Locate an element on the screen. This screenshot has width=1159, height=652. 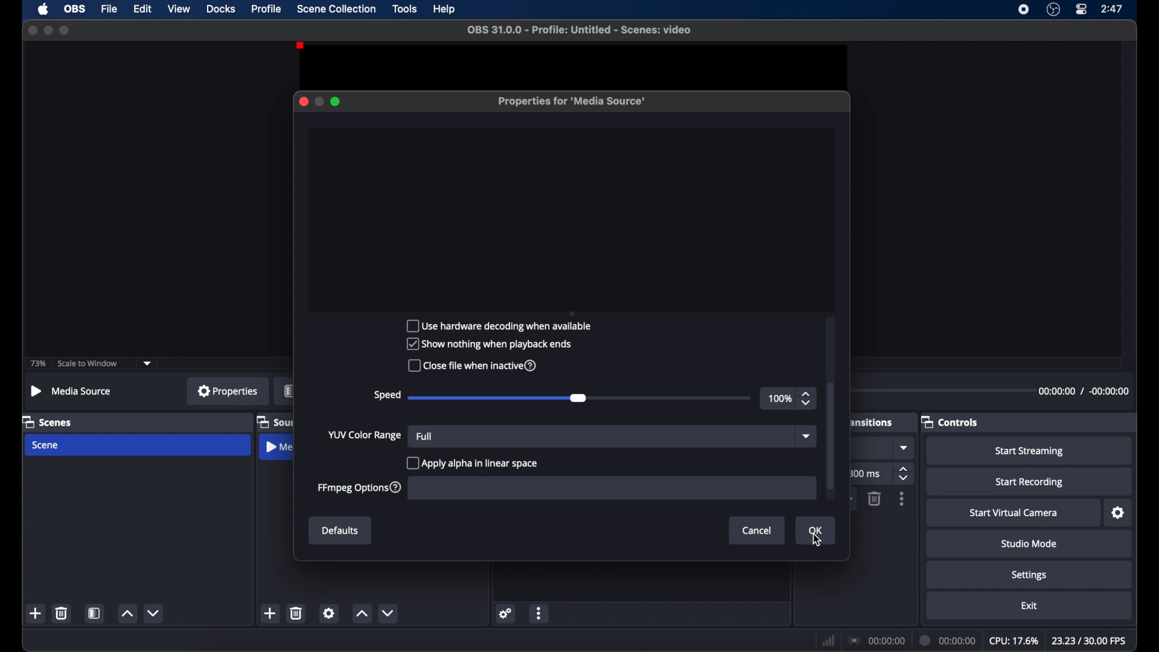
increment button is located at coordinates (127, 613).